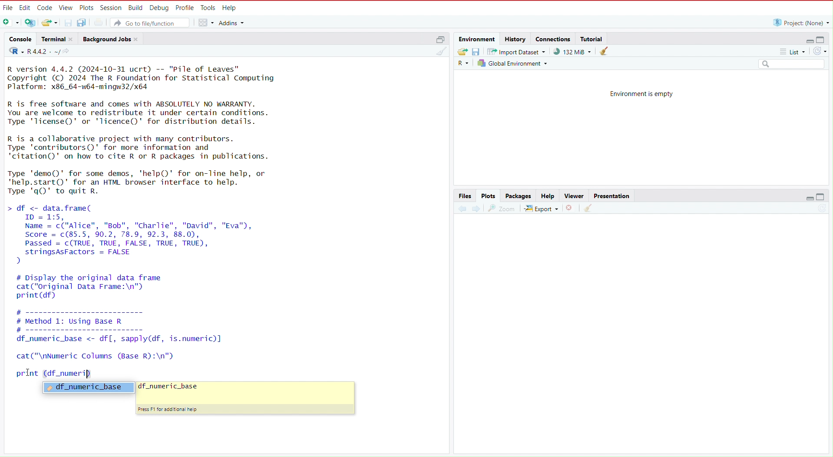  What do you see at coordinates (463, 63) in the screenshot?
I see `Language select` at bounding box center [463, 63].